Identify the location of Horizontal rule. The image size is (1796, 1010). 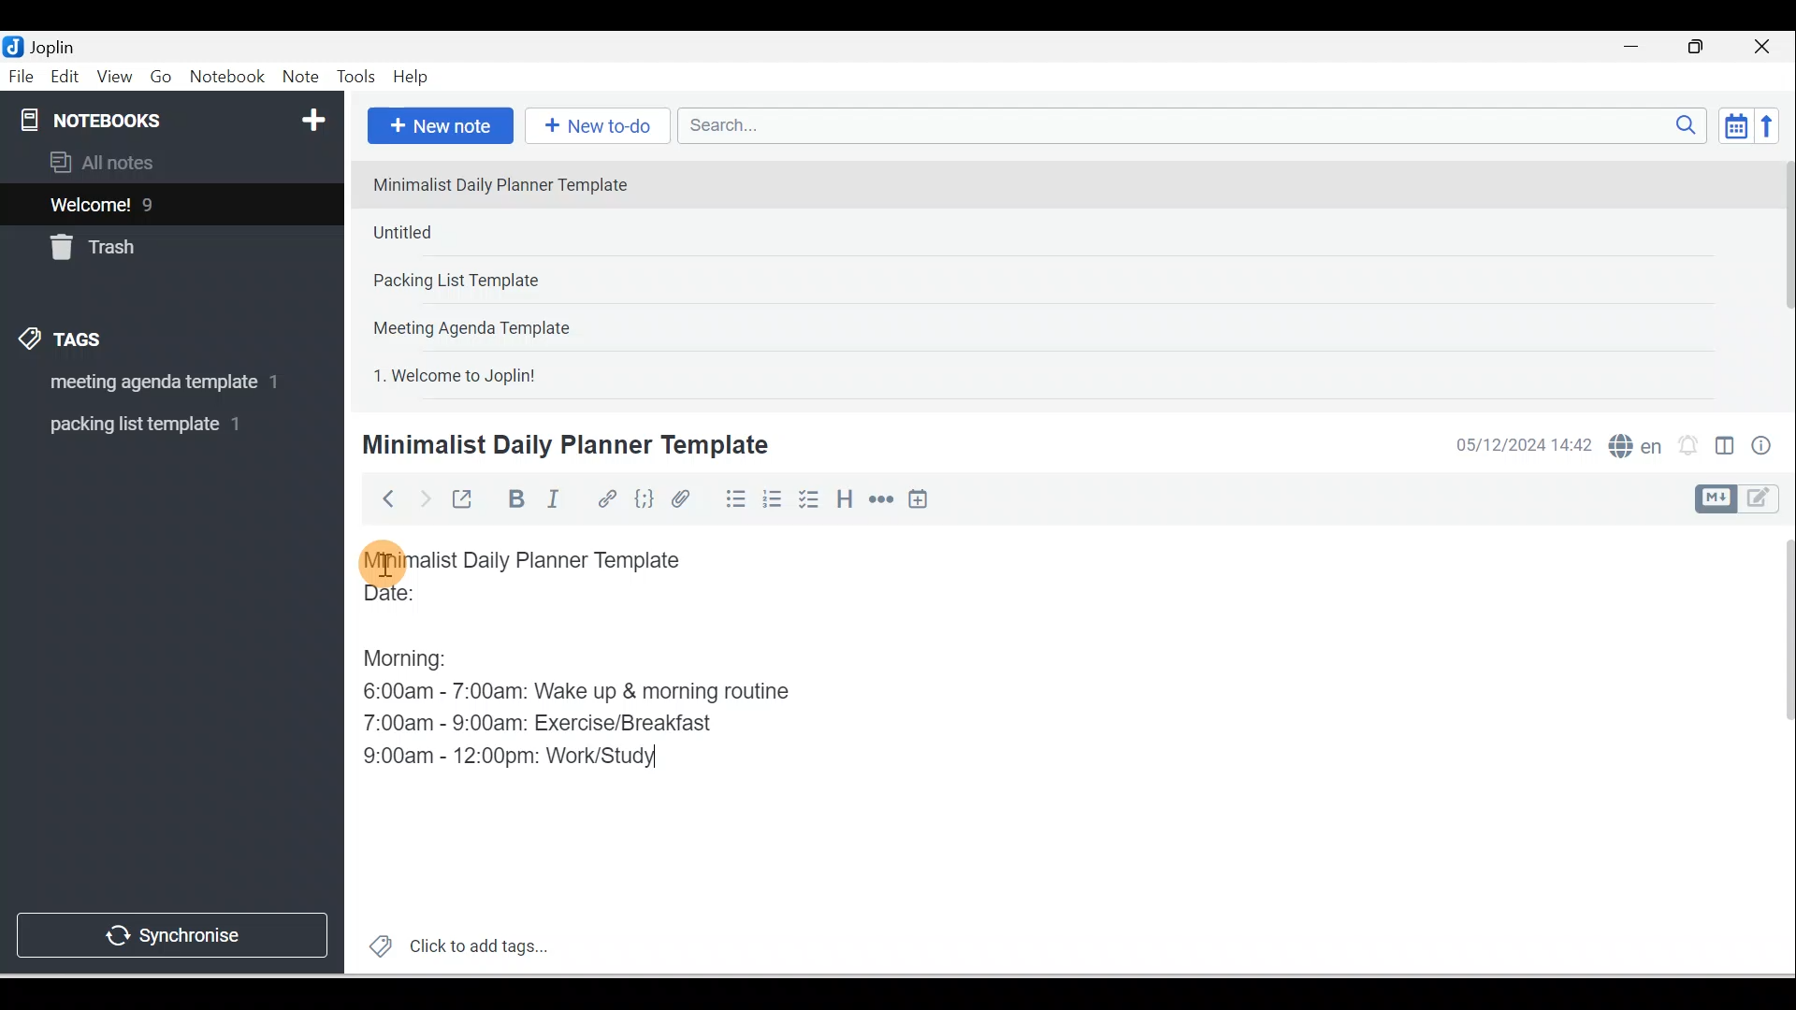
(883, 499).